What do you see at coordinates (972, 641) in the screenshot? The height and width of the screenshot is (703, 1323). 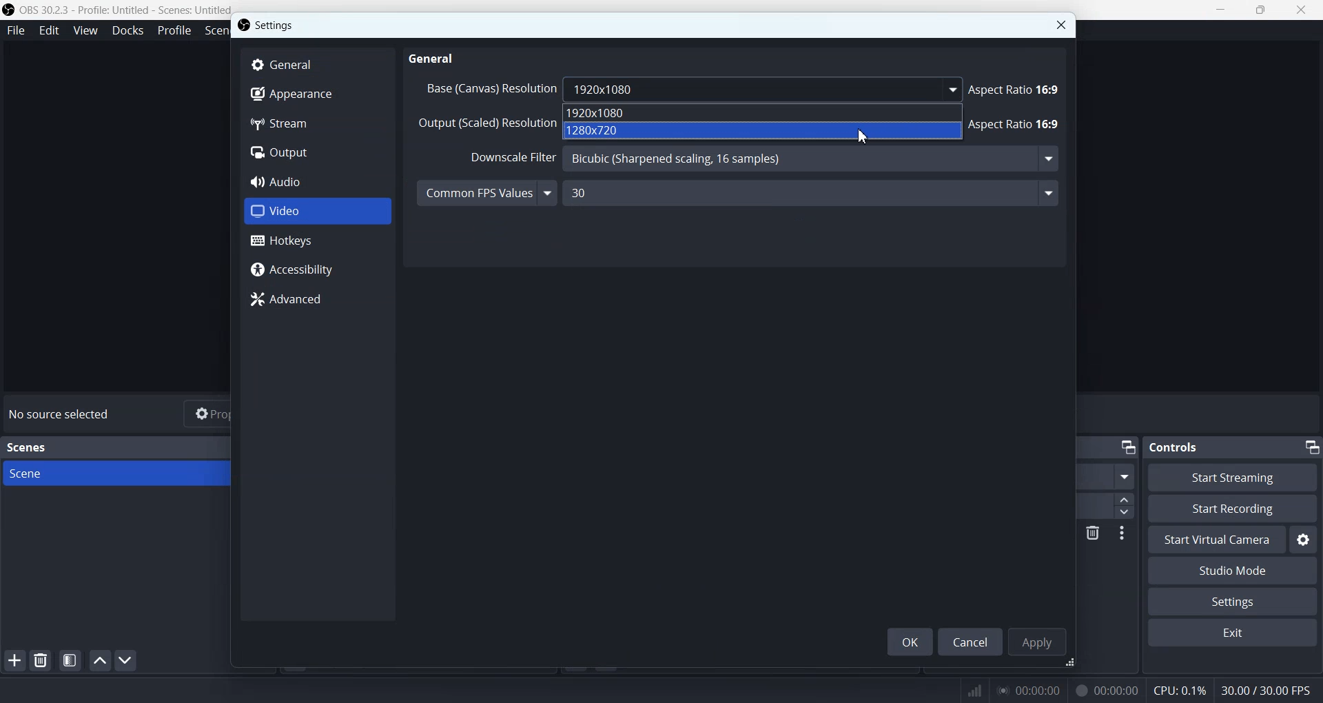 I see `Cancel` at bounding box center [972, 641].